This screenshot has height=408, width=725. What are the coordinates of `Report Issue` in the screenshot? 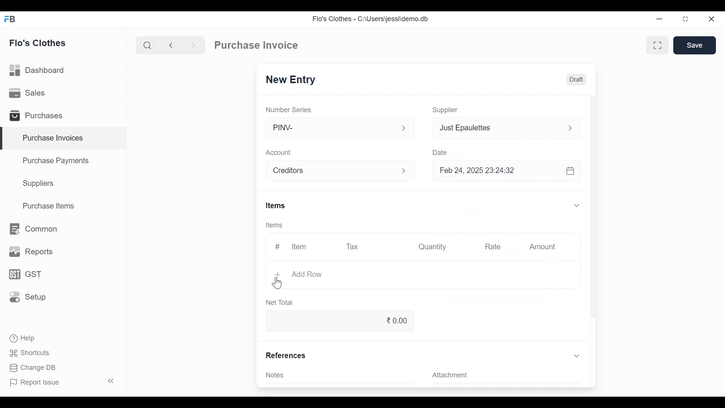 It's located at (63, 382).